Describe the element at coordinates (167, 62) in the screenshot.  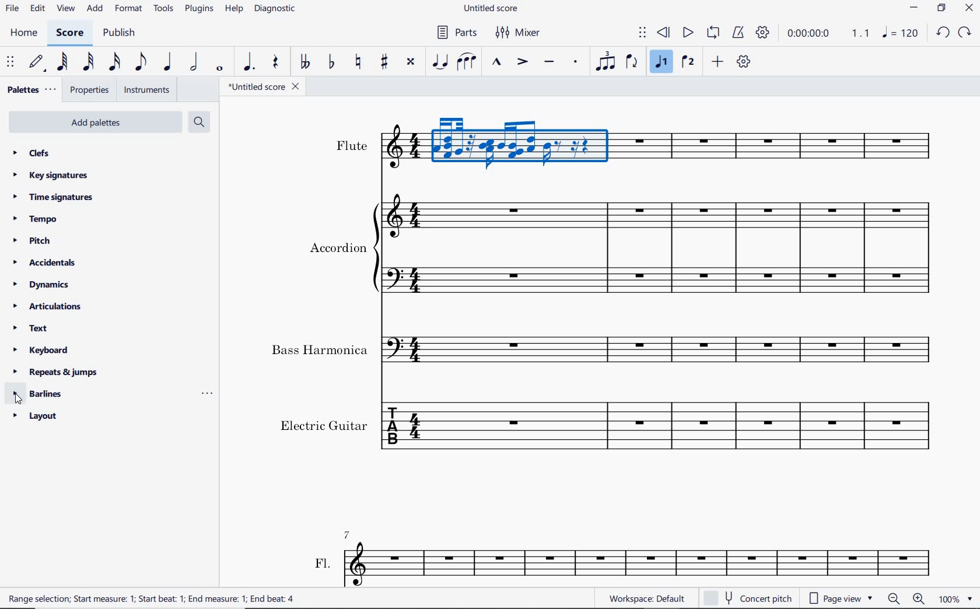
I see `quarter note` at that location.